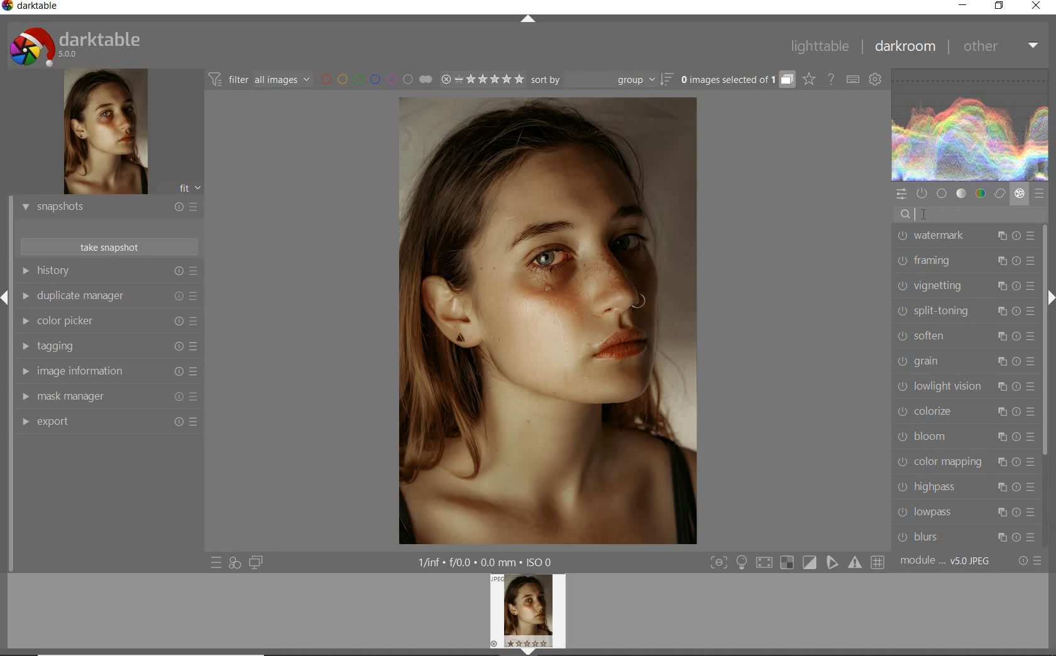 Image resolution: width=1056 pixels, height=656 pixels. Describe the element at coordinates (108, 345) in the screenshot. I see `tagging` at that location.